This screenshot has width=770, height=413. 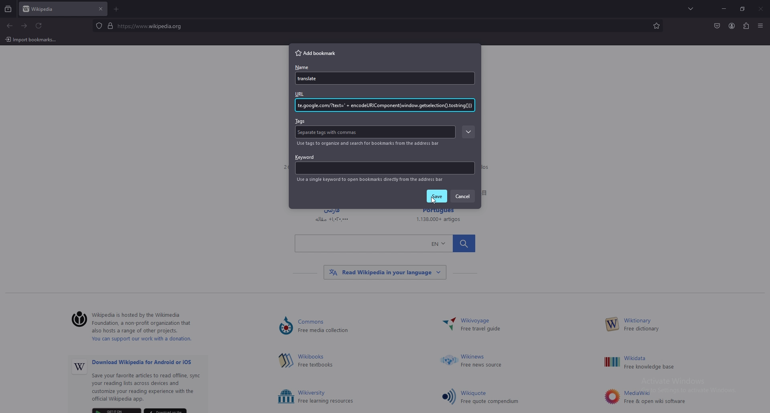 I want to click on list all tabs, so click(x=693, y=8).